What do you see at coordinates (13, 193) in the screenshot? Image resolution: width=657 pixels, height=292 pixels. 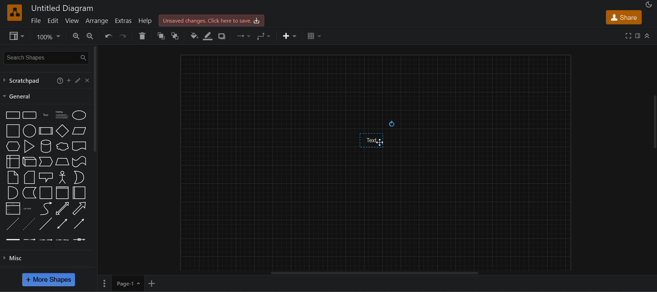 I see `And` at bounding box center [13, 193].